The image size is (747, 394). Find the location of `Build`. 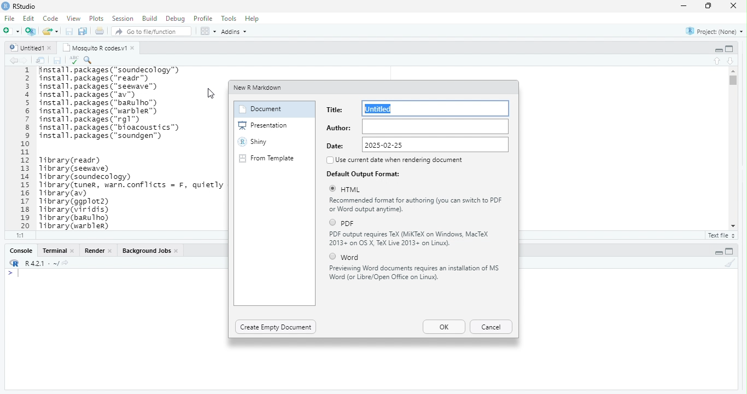

Build is located at coordinates (150, 18).